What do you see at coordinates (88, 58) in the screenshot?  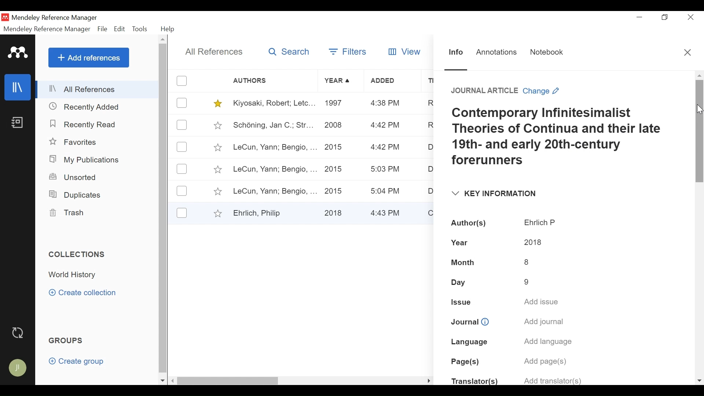 I see `Add References` at bounding box center [88, 58].